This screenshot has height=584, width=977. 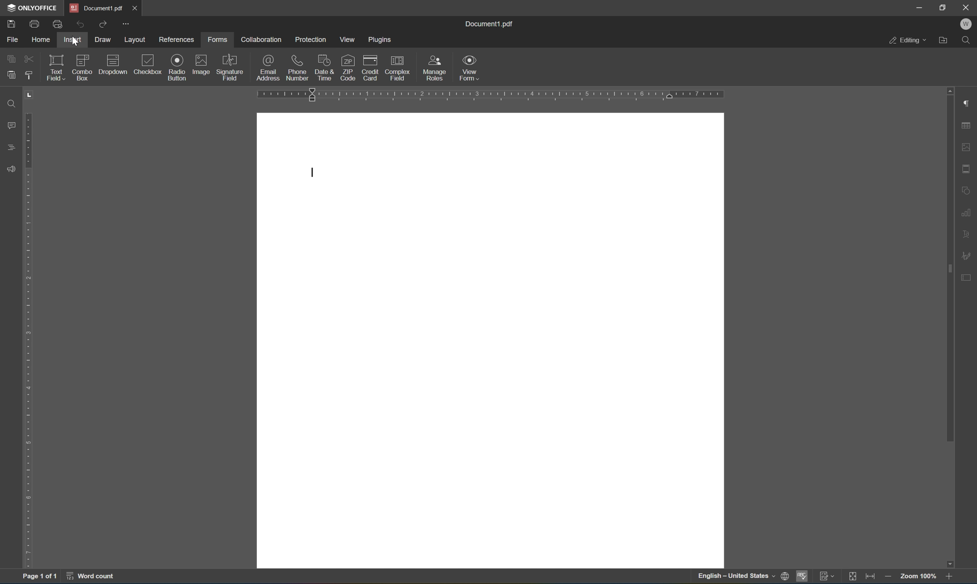 What do you see at coordinates (101, 24) in the screenshot?
I see `Redo` at bounding box center [101, 24].